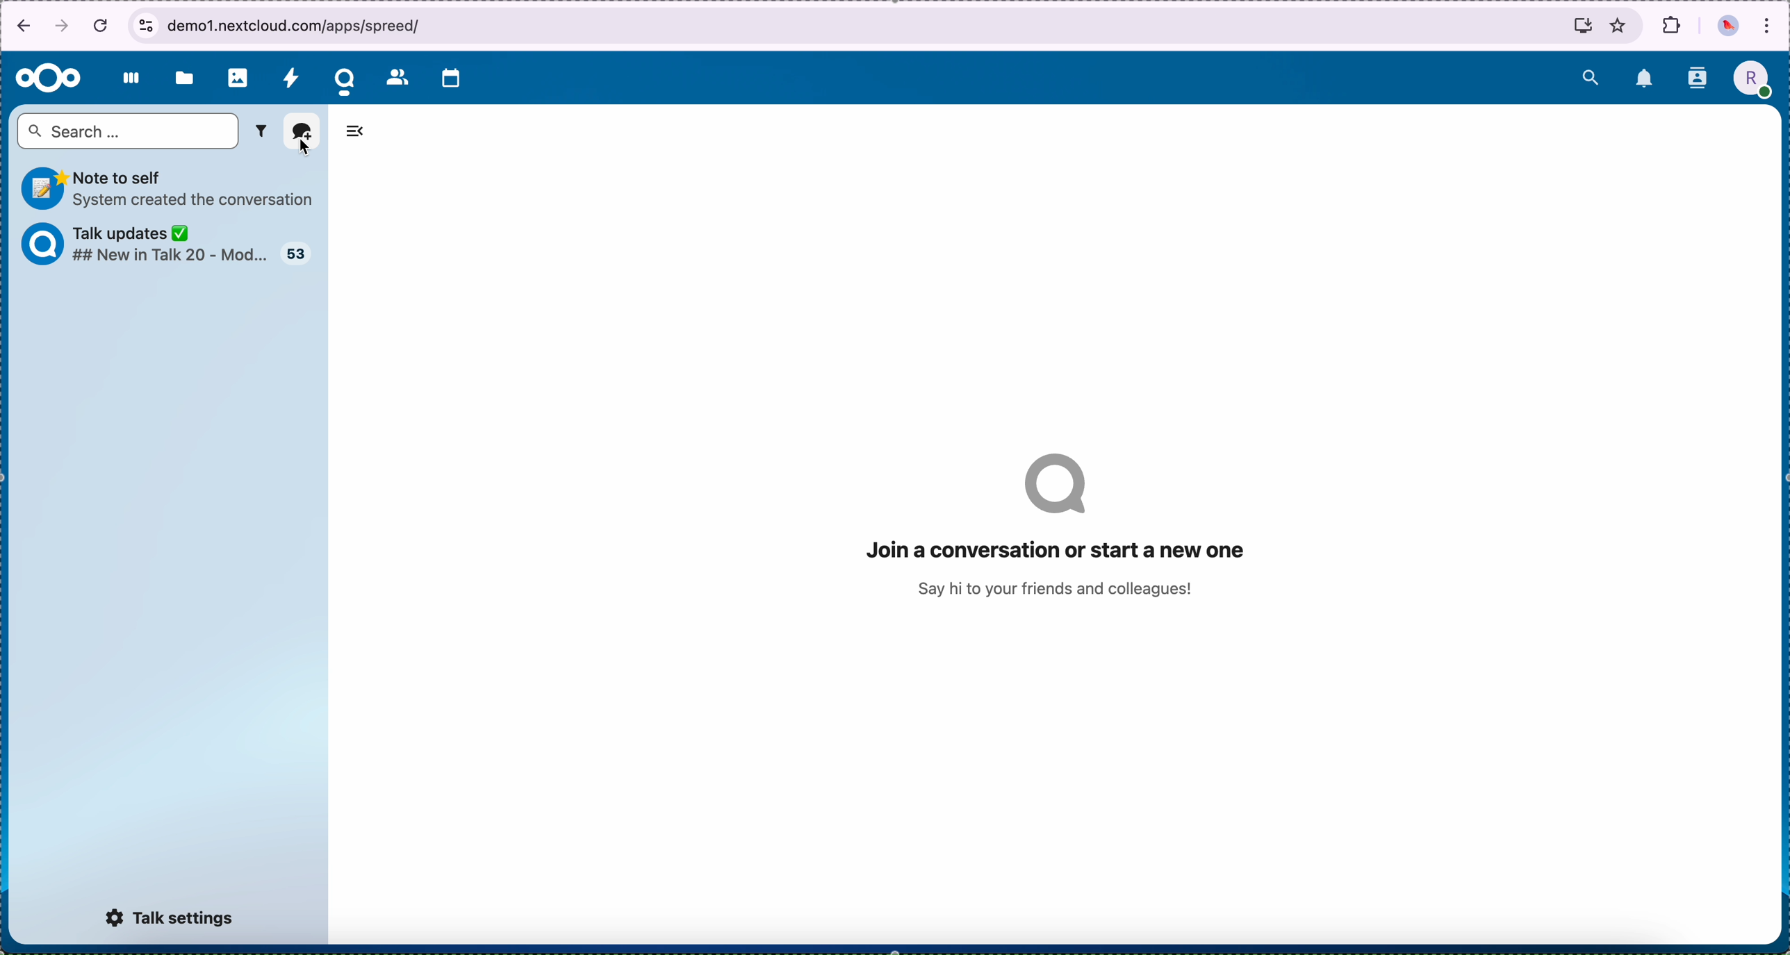  What do you see at coordinates (1062, 533) in the screenshot?
I see `join a conversation or start a new one` at bounding box center [1062, 533].